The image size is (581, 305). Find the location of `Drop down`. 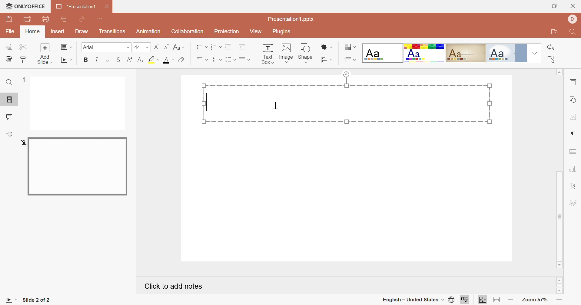

Drop down is located at coordinates (535, 53).